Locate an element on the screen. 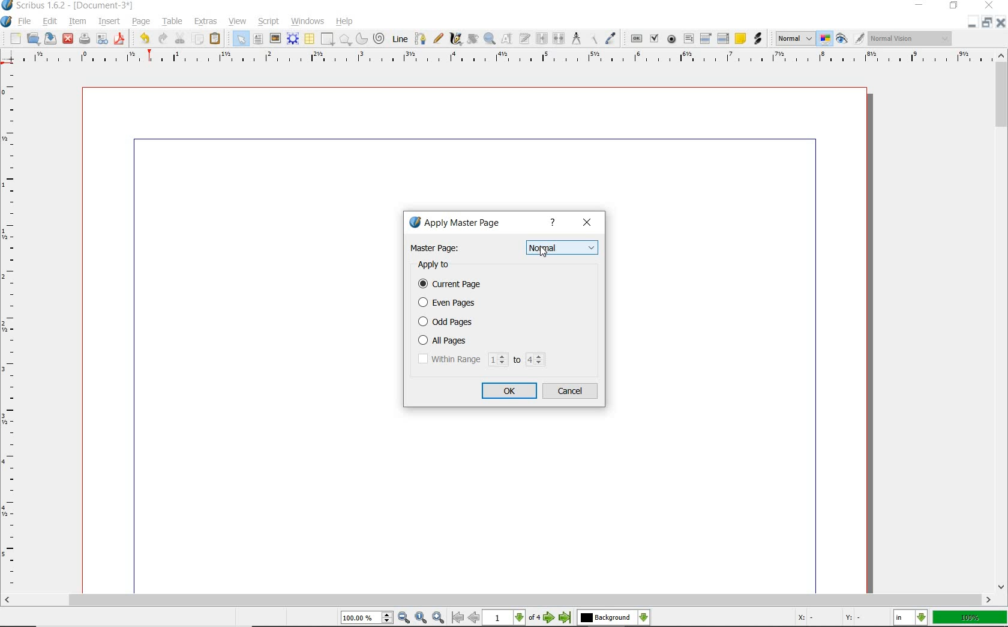 The height and width of the screenshot is (627, 1008). Close is located at coordinates (1002, 24).